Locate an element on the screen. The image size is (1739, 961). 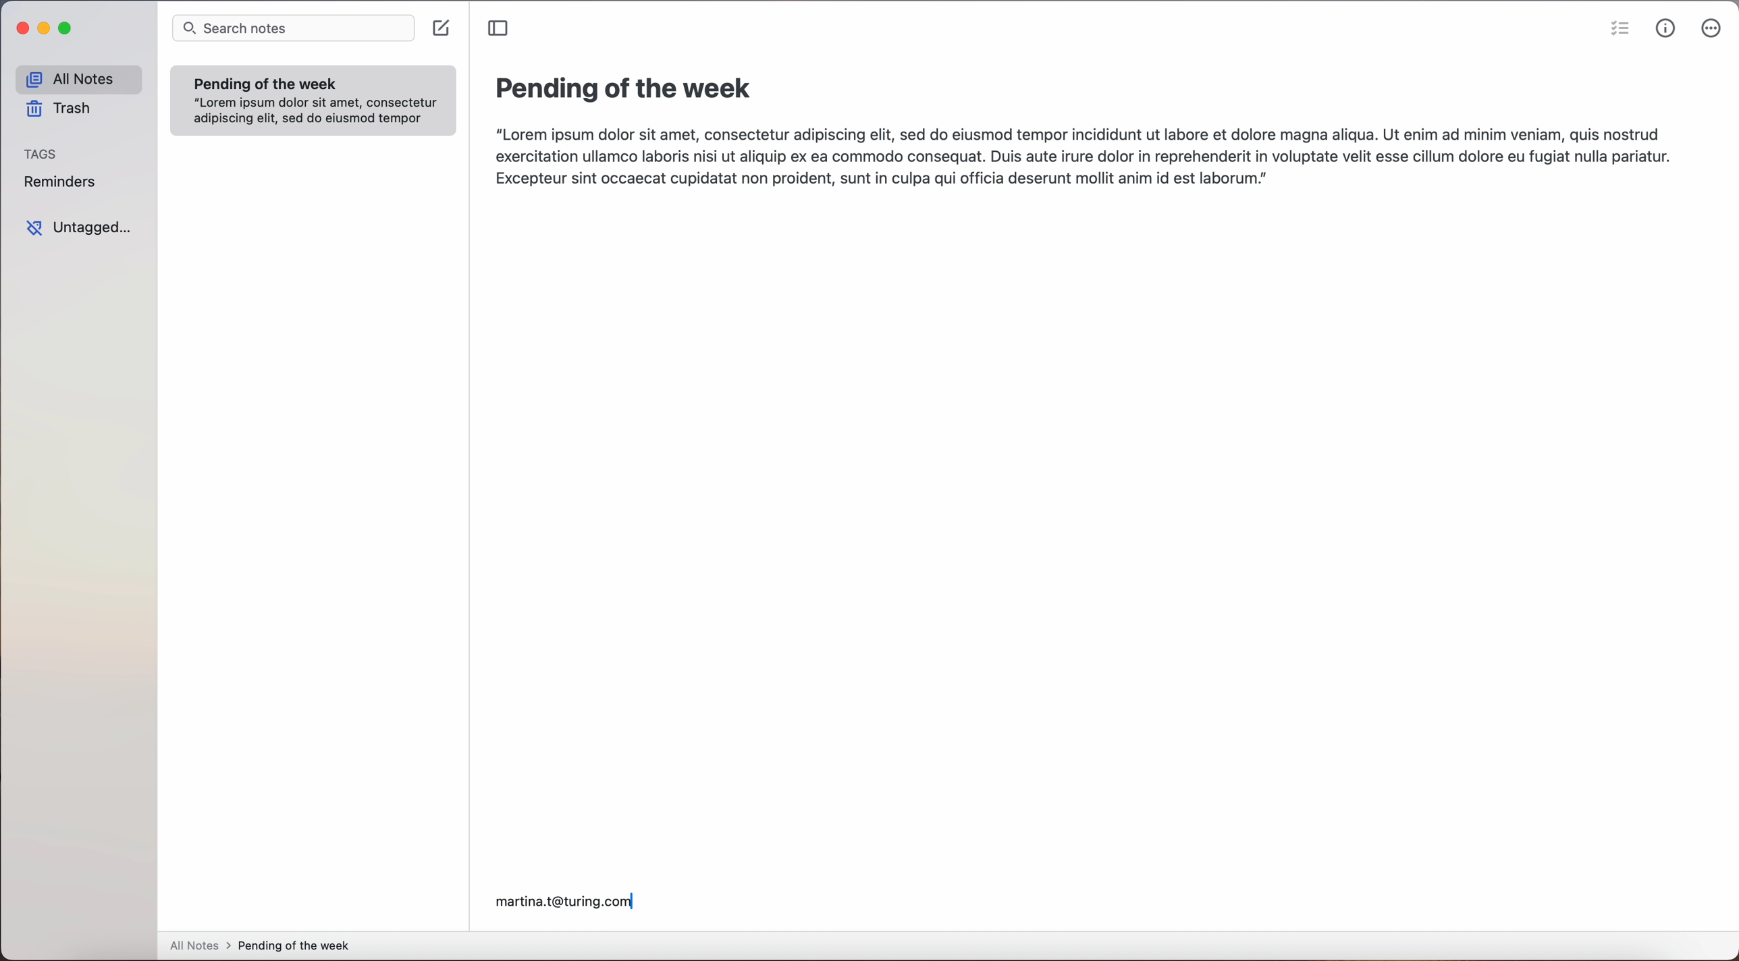
all notes is located at coordinates (78, 78).